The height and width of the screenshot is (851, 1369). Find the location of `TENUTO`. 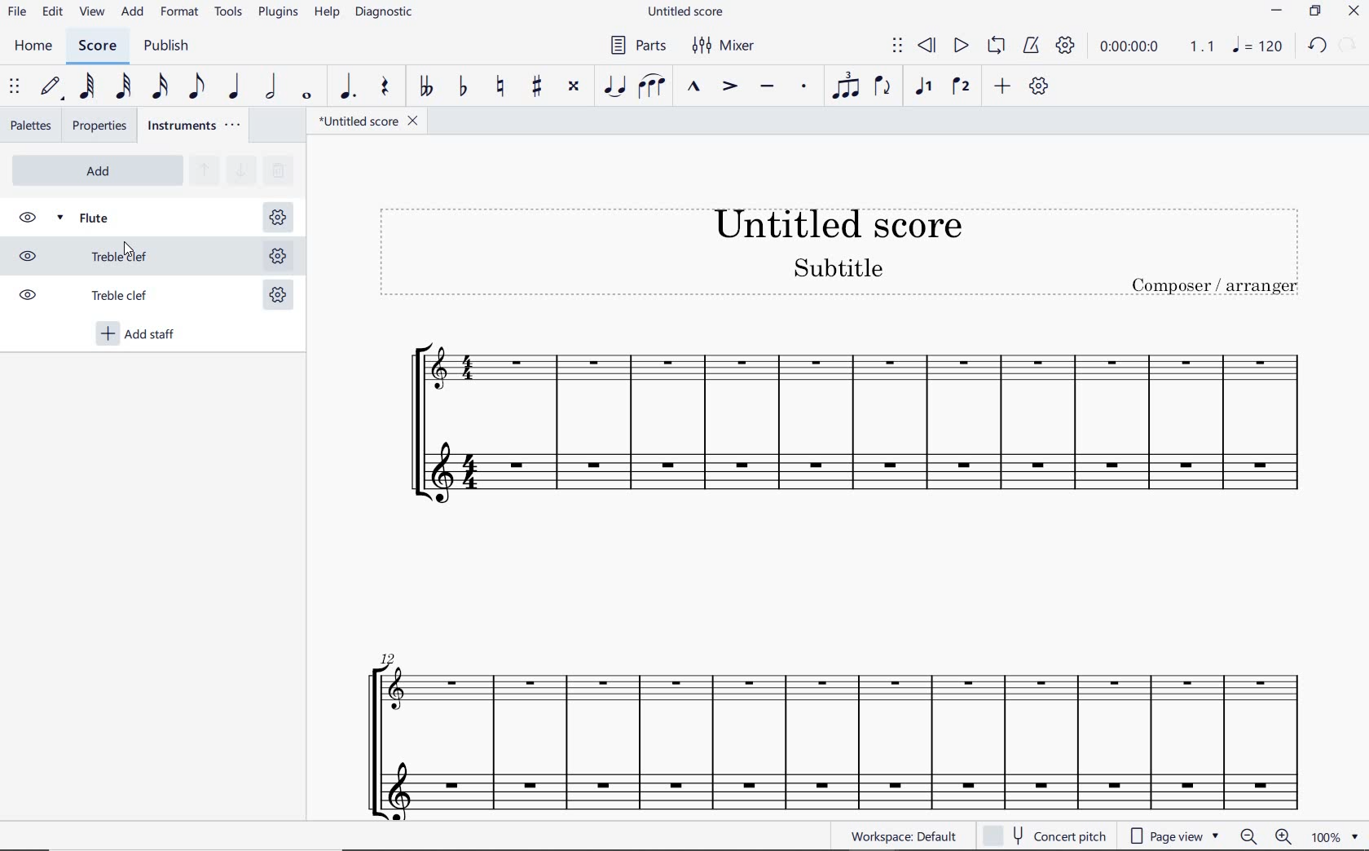

TENUTO is located at coordinates (767, 88).